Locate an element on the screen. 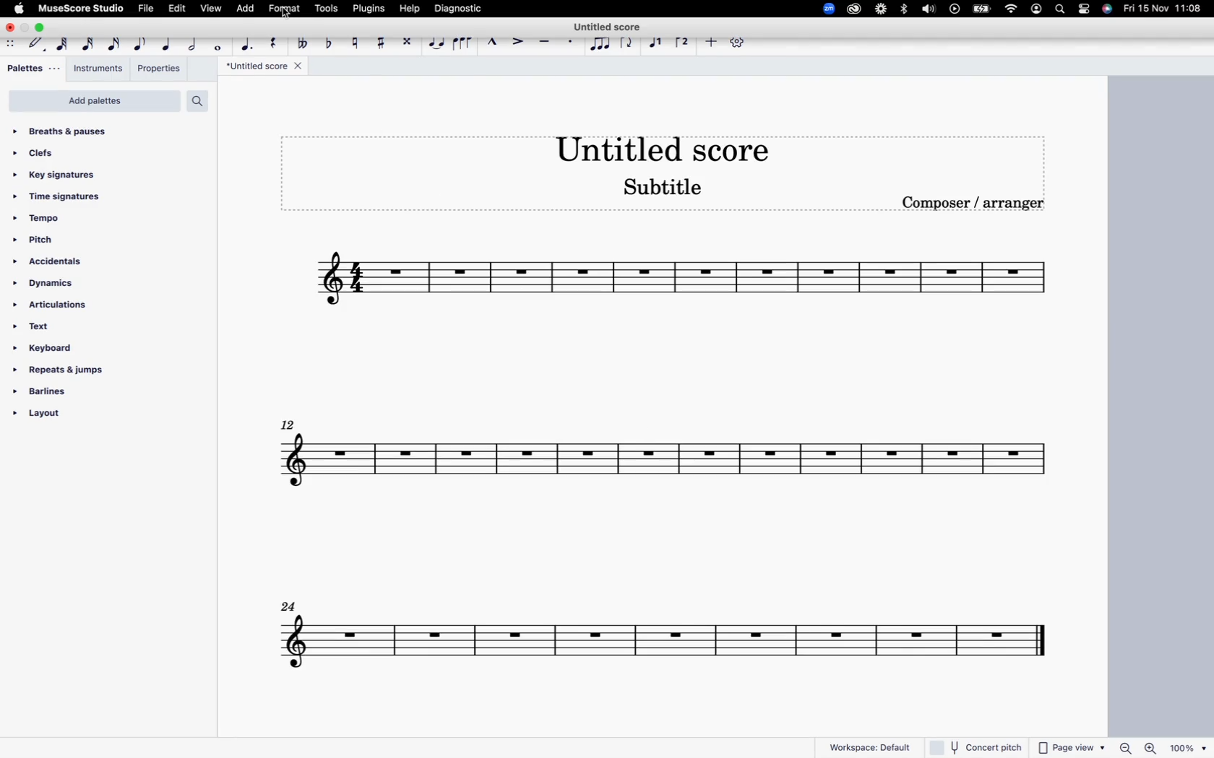 This screenshot has height=758, width=1214. maximize is located at coordinates (42, 28).